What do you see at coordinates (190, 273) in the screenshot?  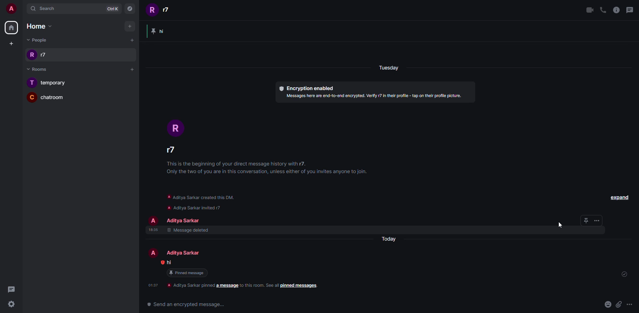 I see `pinned message` at bounding box center [190, 273].